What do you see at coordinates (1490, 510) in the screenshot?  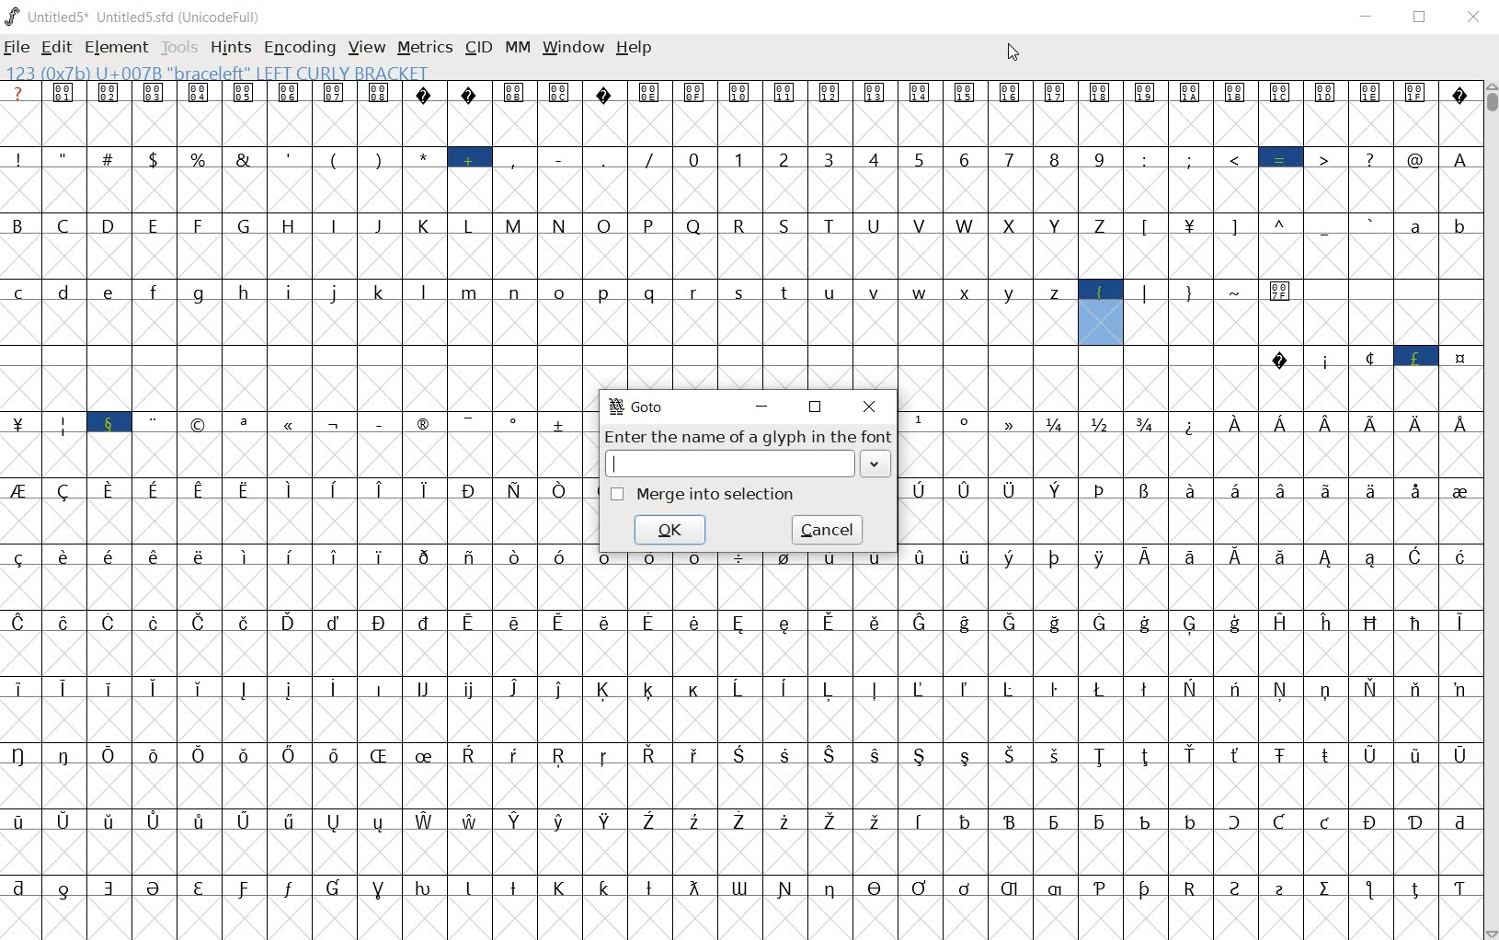 I see `SCROLLBAR` at bounding box center [1490, 510].